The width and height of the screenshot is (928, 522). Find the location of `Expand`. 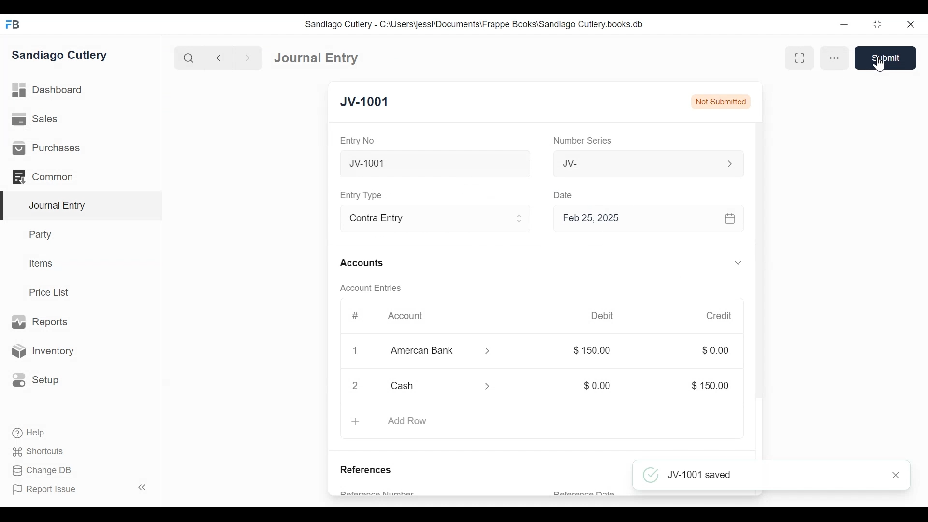

Expand is located at coordinates (520, 218).